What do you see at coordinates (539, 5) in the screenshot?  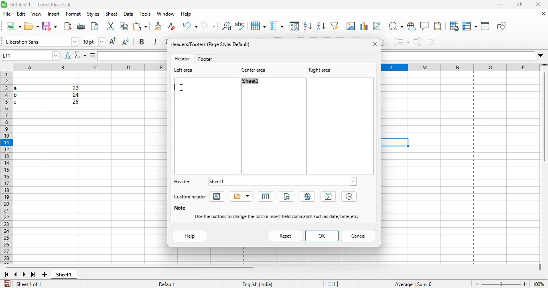 I see `close` at bounding box center [539, 5].